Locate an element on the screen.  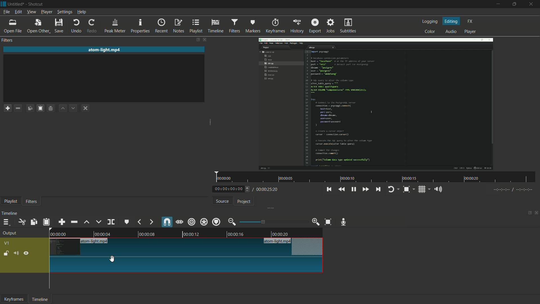
imported file name is located at coordinates (104, 50).